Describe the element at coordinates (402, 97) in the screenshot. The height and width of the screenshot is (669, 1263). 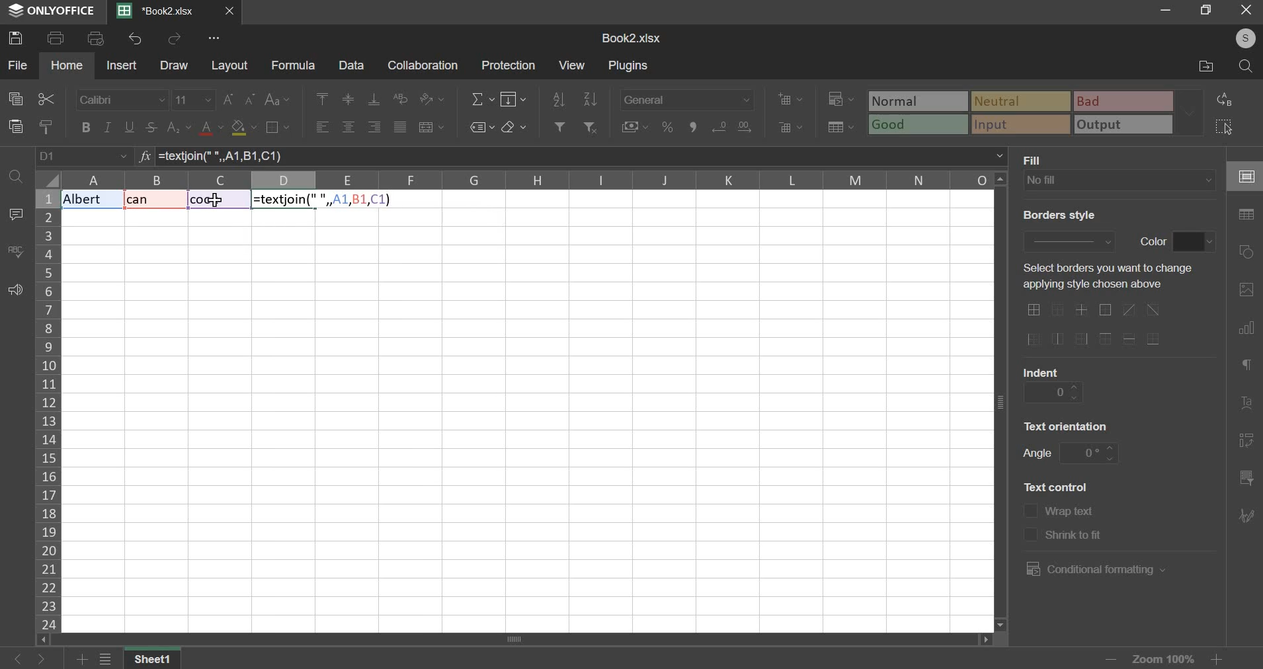
I see `wrap text` at that location.